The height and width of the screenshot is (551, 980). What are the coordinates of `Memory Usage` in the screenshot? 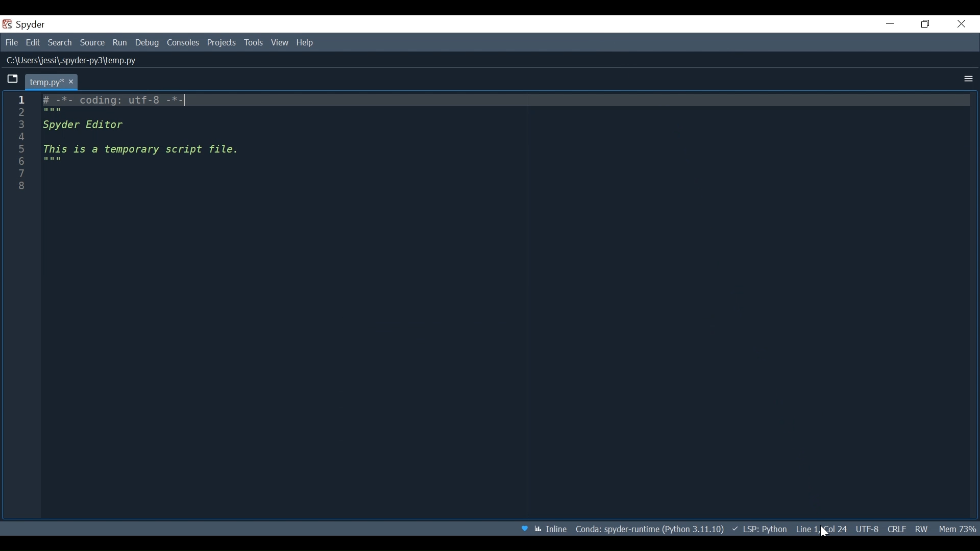 It's located at (956, 528).